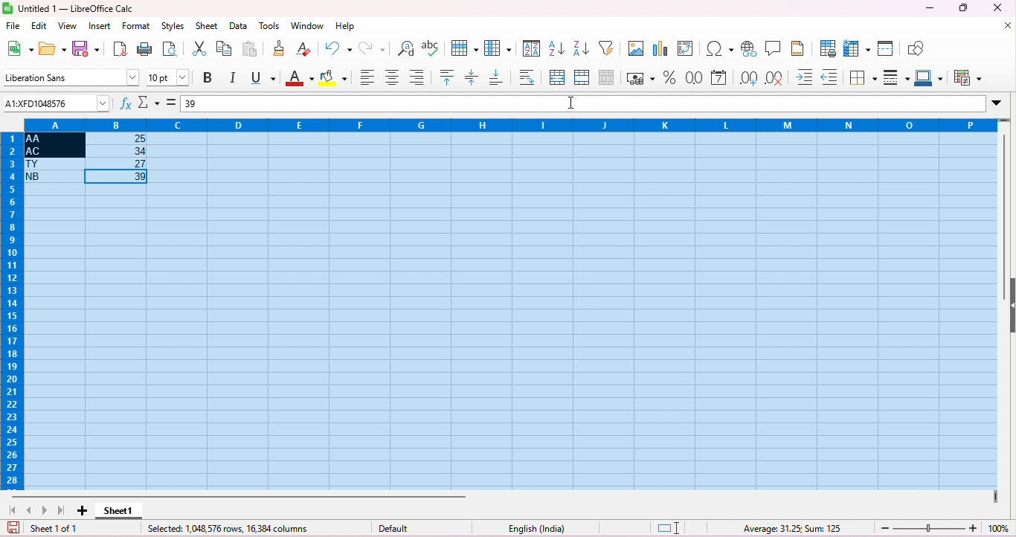 The height and width of the screenshot is (537, 1016). I want to click on hide, so click(1009, 304).